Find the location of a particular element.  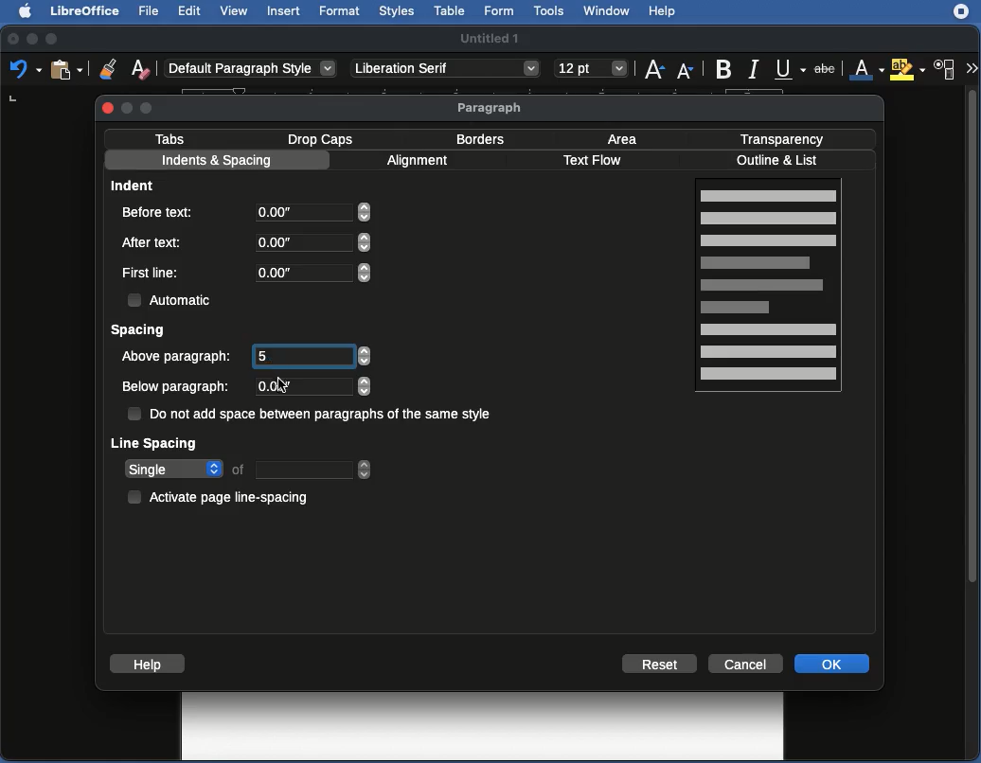

Above paragraph is located at coordinates (179, 356).